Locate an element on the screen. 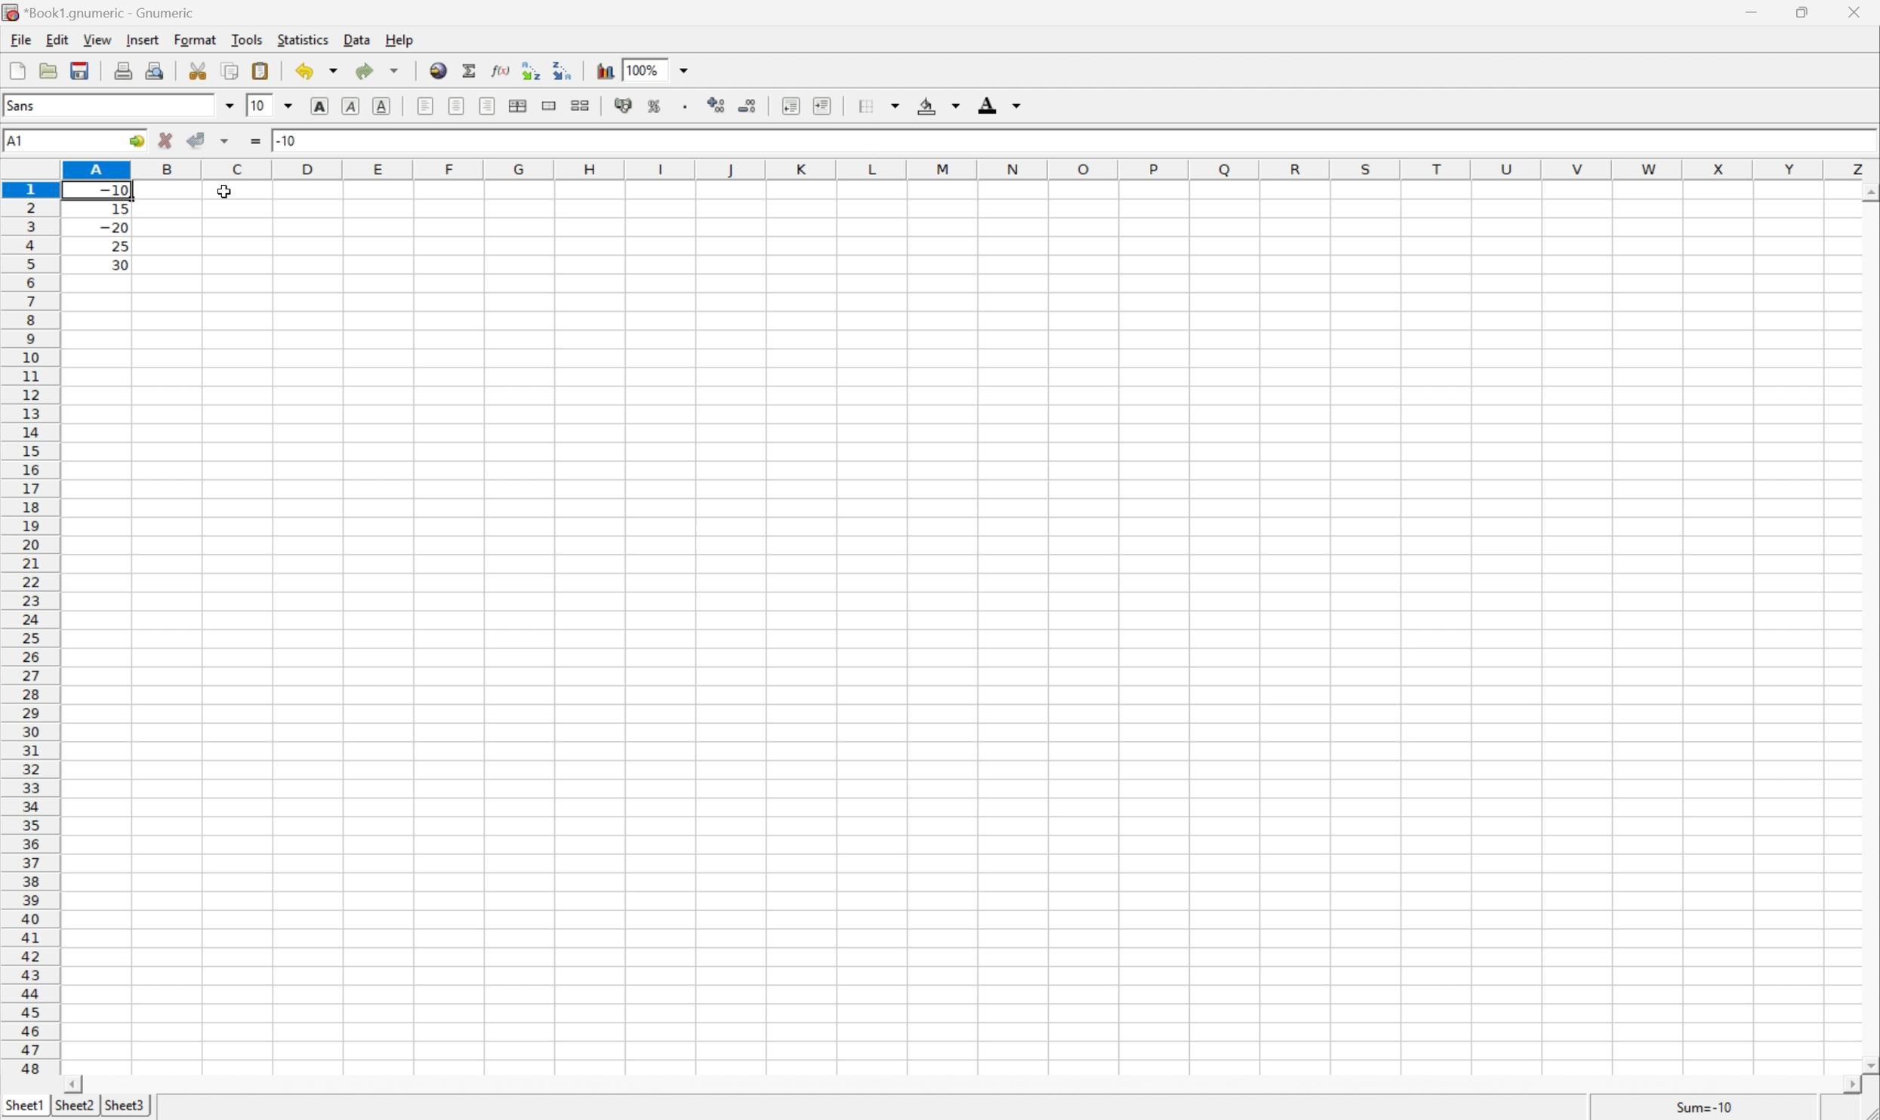  Sheet1 is located at coordinates (25, 1103).